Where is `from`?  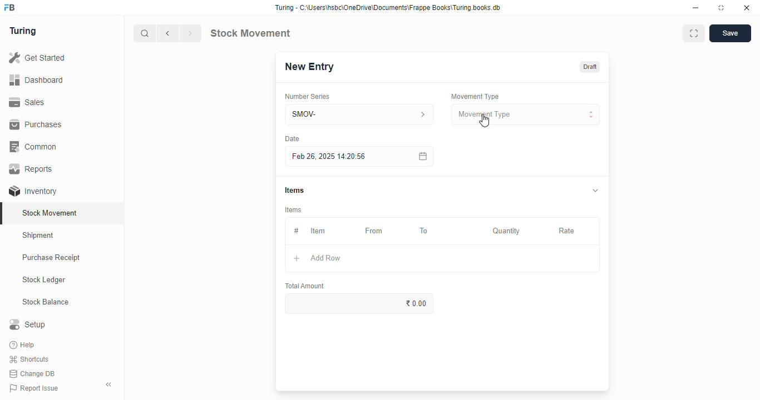 from is located at coordinates (374, 231).